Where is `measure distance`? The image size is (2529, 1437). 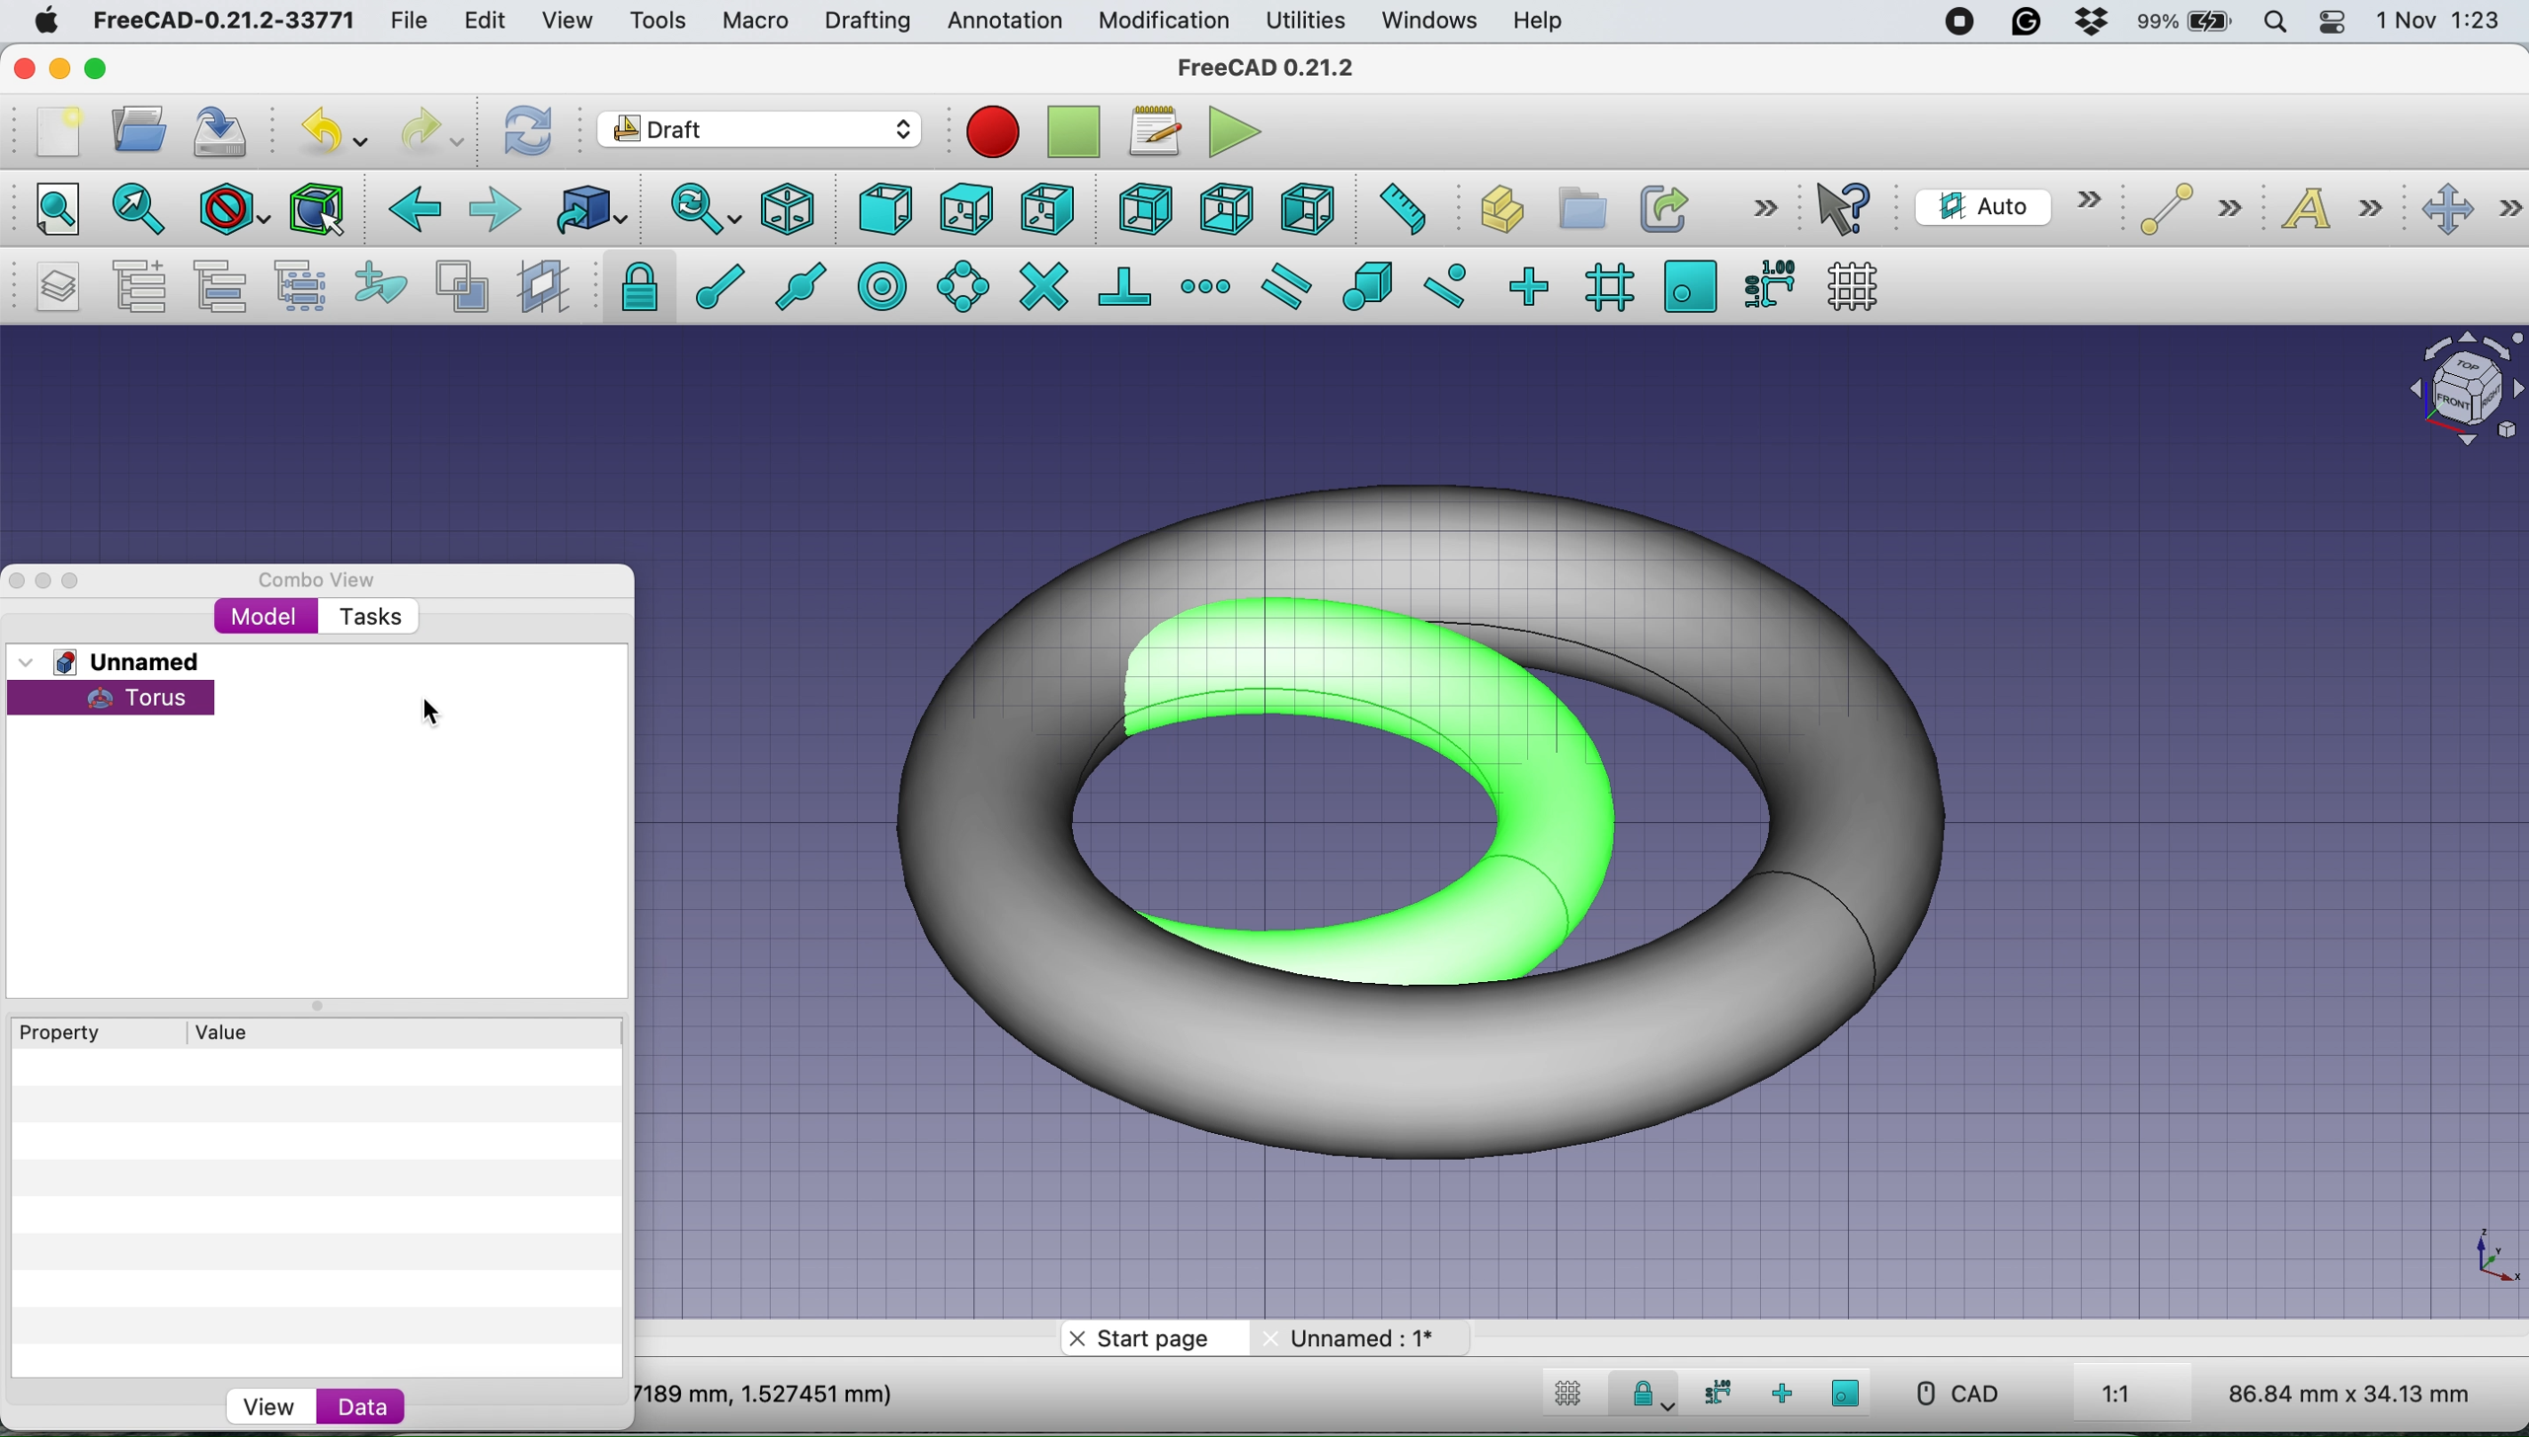 measure distance is located at coordinates (1400, 211).